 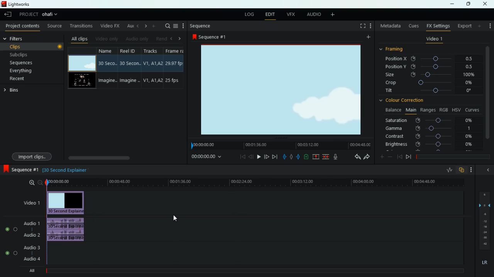 I want to click on 6 (layer), so click(x=484, y=194).